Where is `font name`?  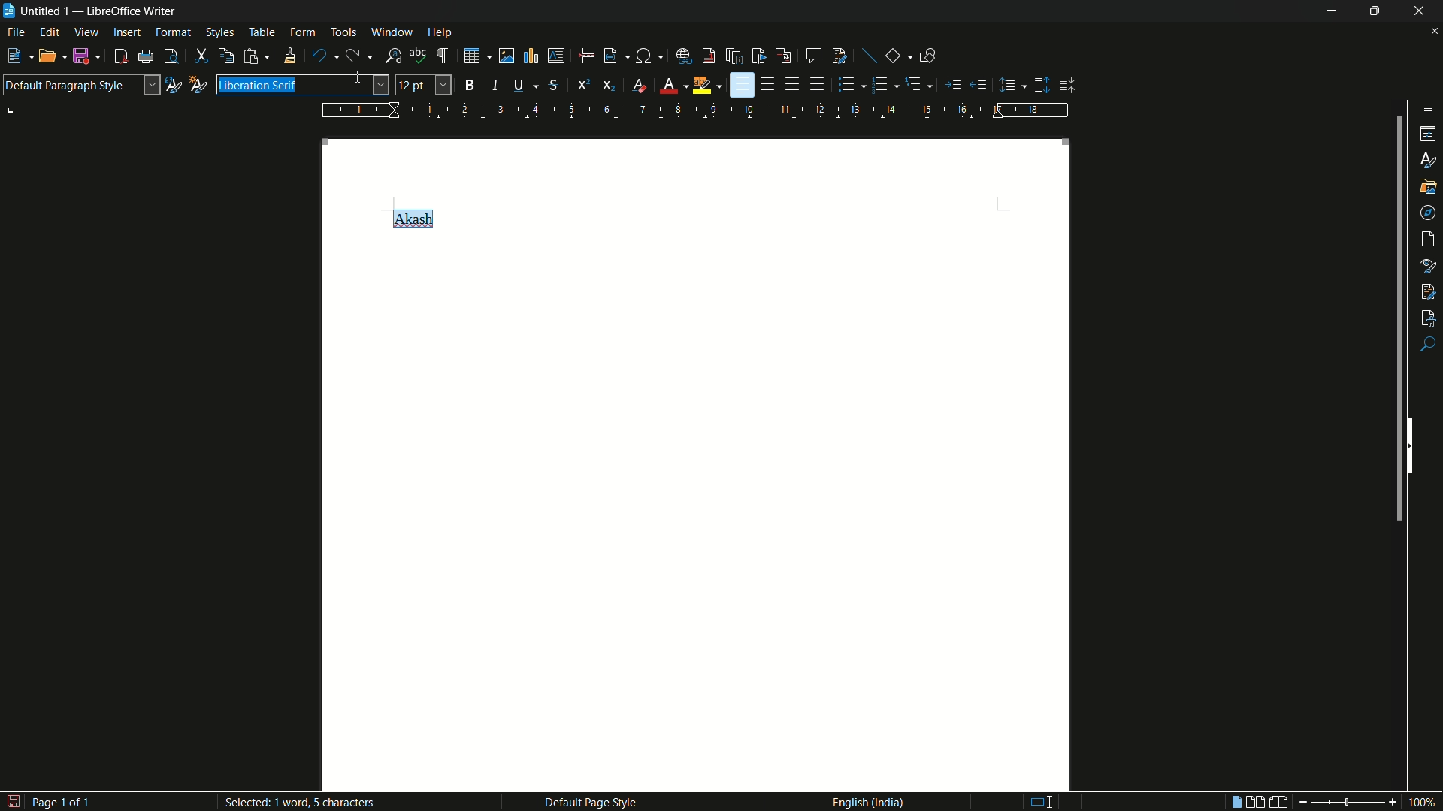 font name is located at coordinates (302, 85).